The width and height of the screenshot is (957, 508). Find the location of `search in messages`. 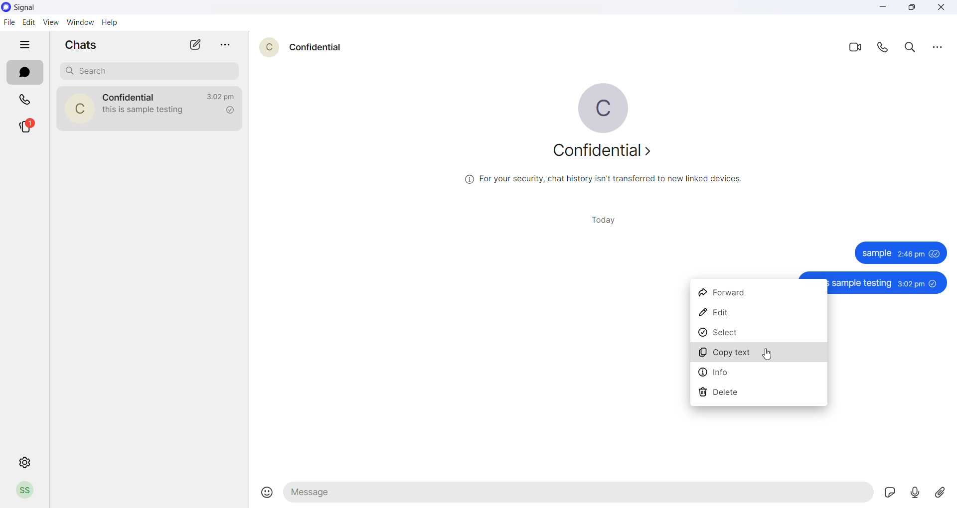

search in messages is located at coordinates (911, 50).